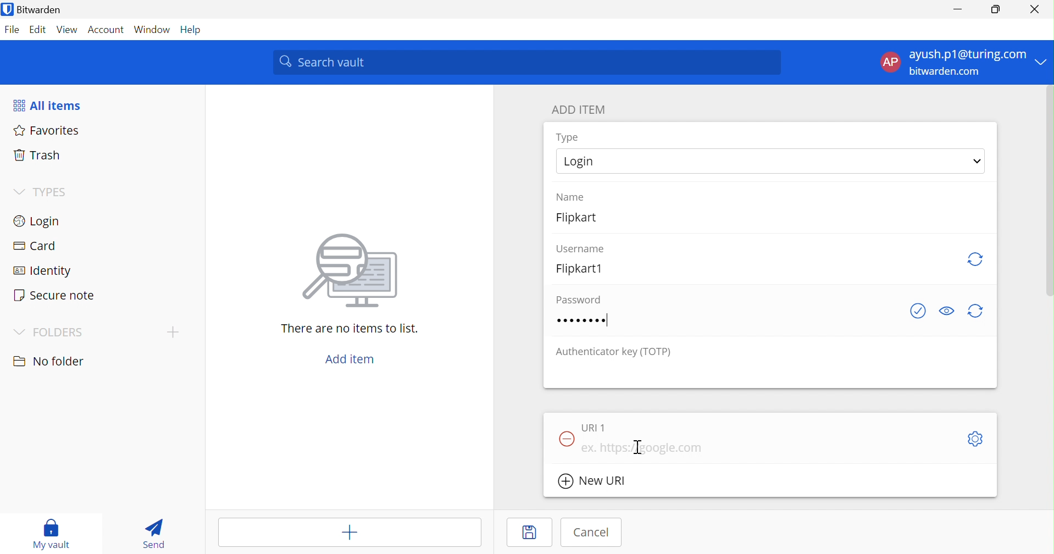 The image size is (1054, 554). Describe the element at coordinates (107, 30) in the screenshot. I see `Account` at that location.